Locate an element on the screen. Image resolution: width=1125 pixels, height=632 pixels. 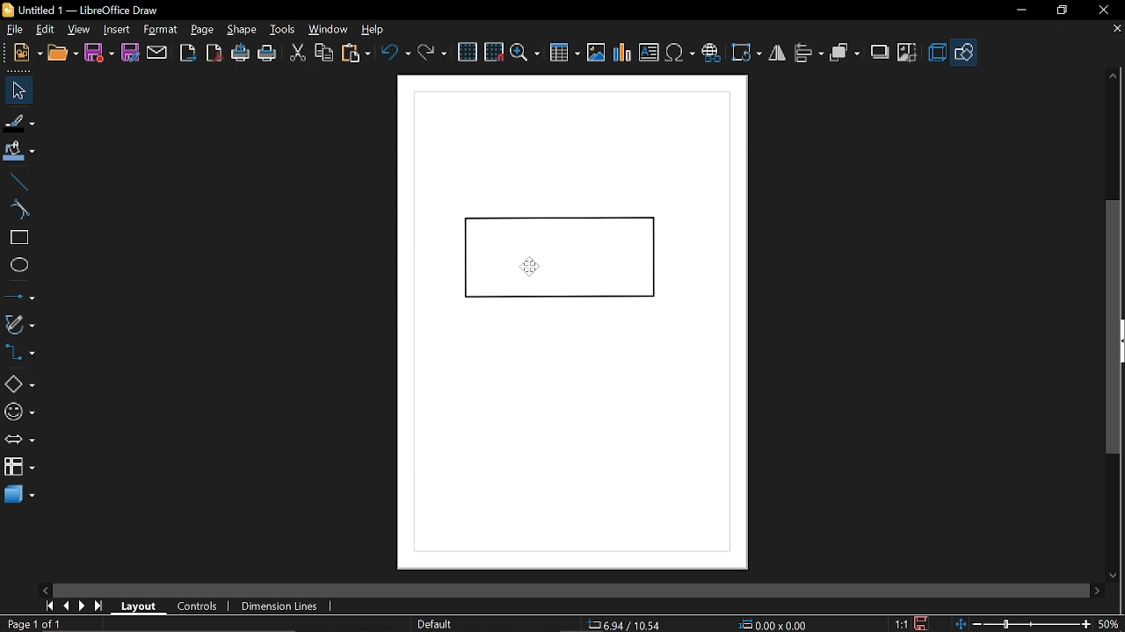
Transformation is located at coordinates (745, 54).